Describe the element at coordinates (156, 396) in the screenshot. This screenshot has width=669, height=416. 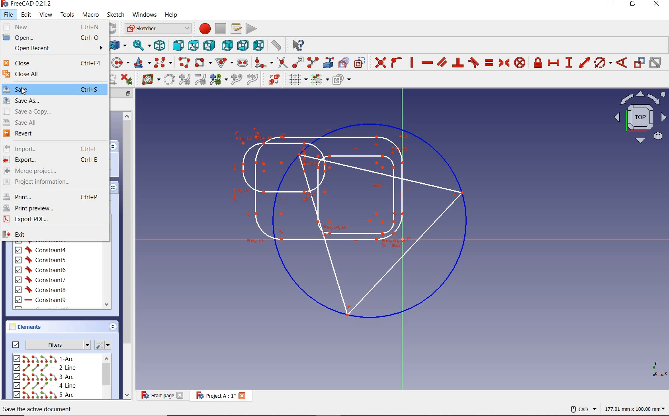
I see `start page` at that location.